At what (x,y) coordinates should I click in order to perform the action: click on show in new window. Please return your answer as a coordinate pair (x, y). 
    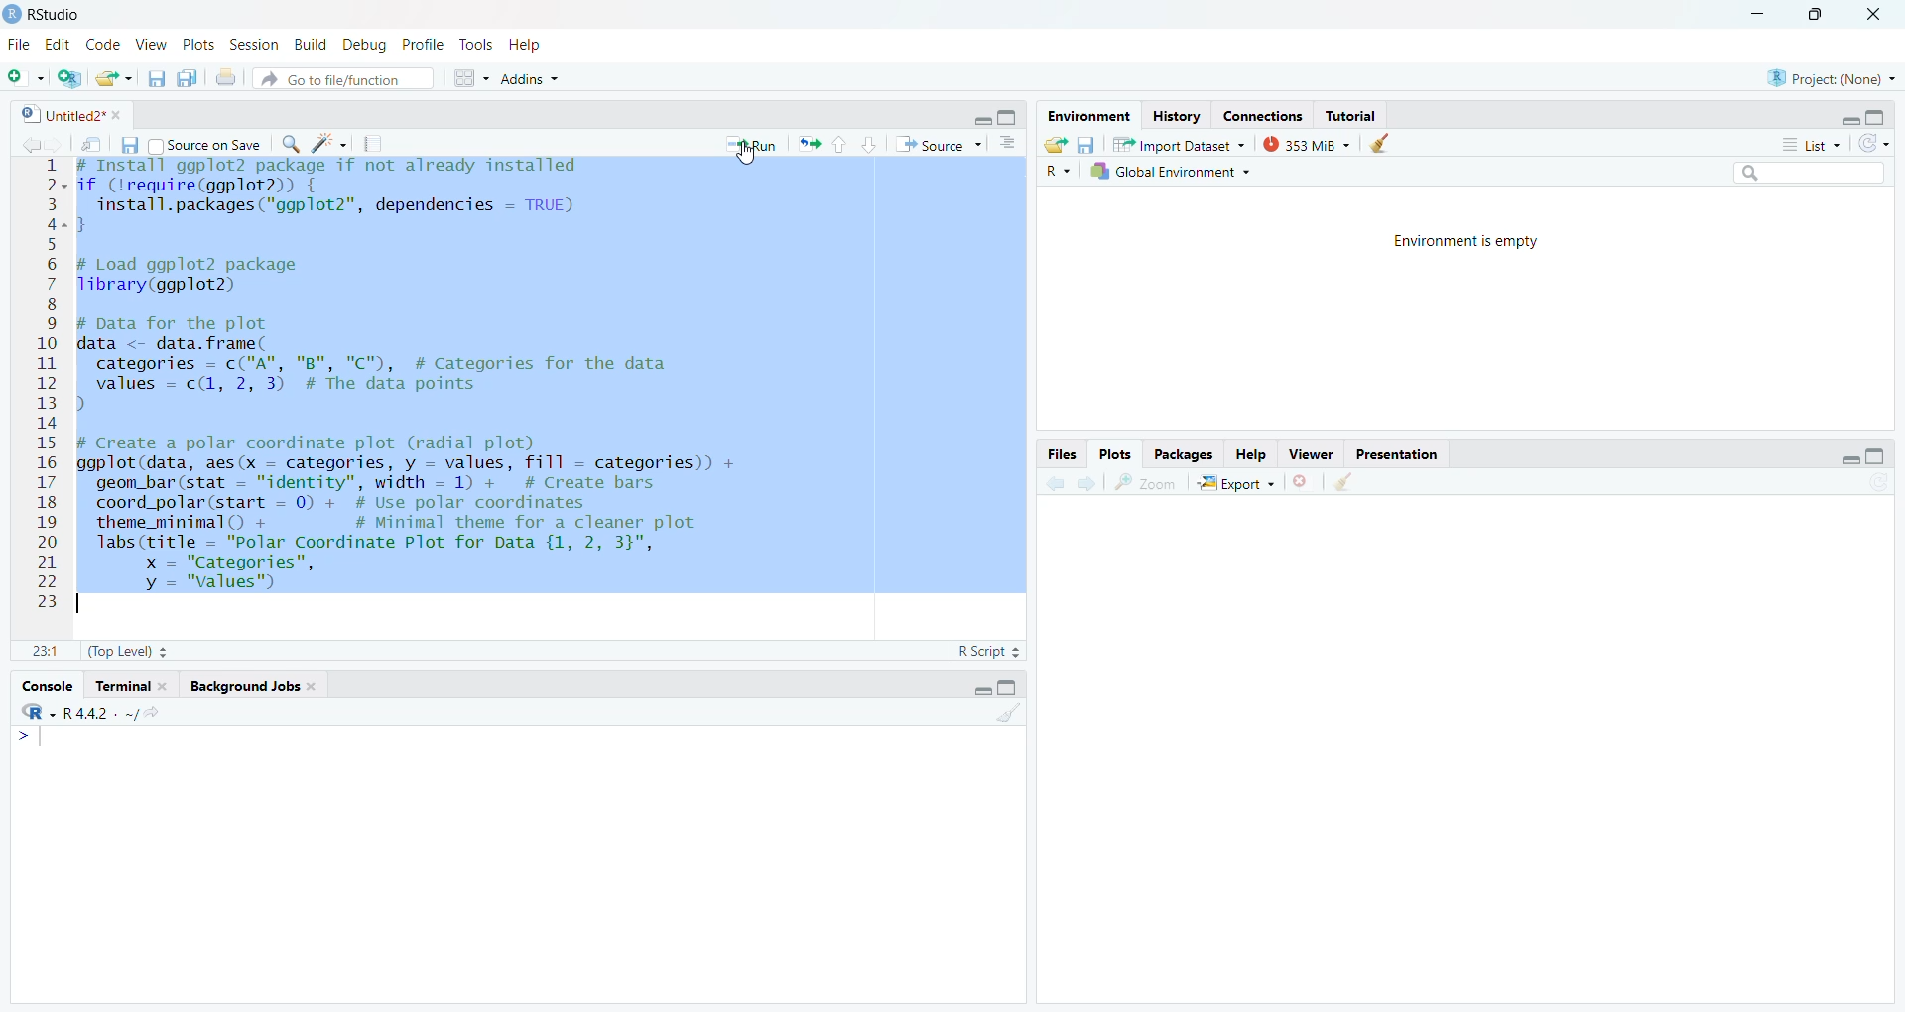
    Looking at the image, I should click on (88, 142).